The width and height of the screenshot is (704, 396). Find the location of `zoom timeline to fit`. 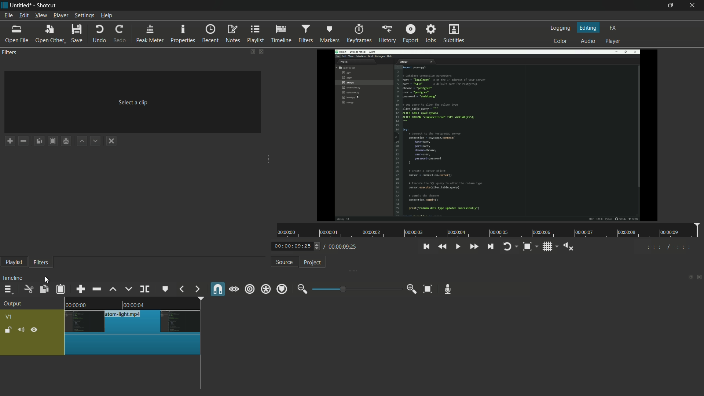

zoom timeline to fit is located at coordinates (428, 290).